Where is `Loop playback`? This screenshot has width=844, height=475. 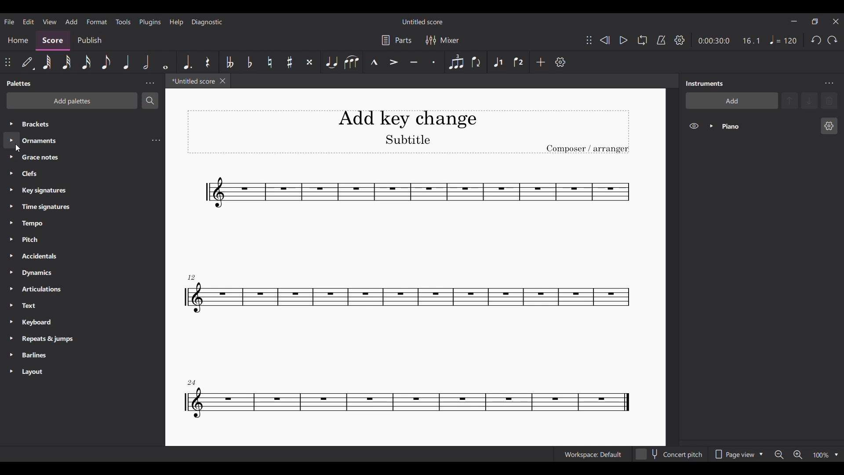
Loop playback is located at coordinates (642, 40).